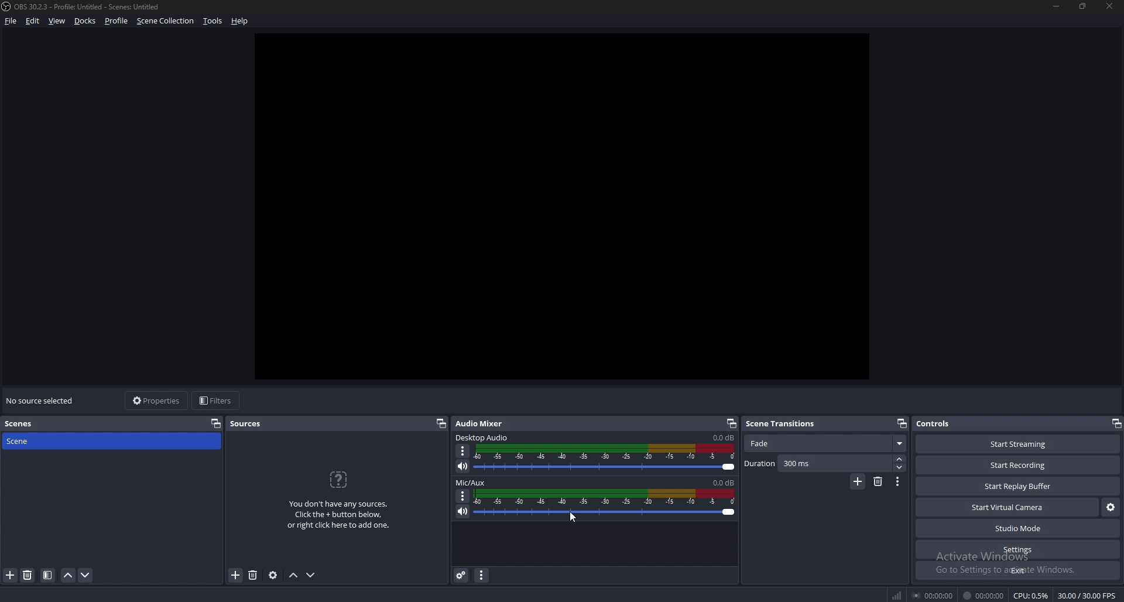  Describe the element at coordinates (482, 437) in the screenshot. I see `desktop audio` at that location.